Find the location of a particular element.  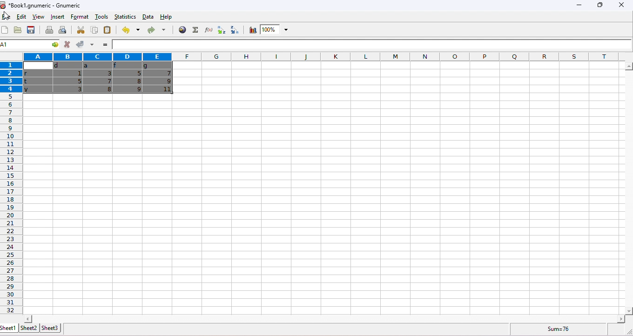

file is located at coordinates (7, 17).